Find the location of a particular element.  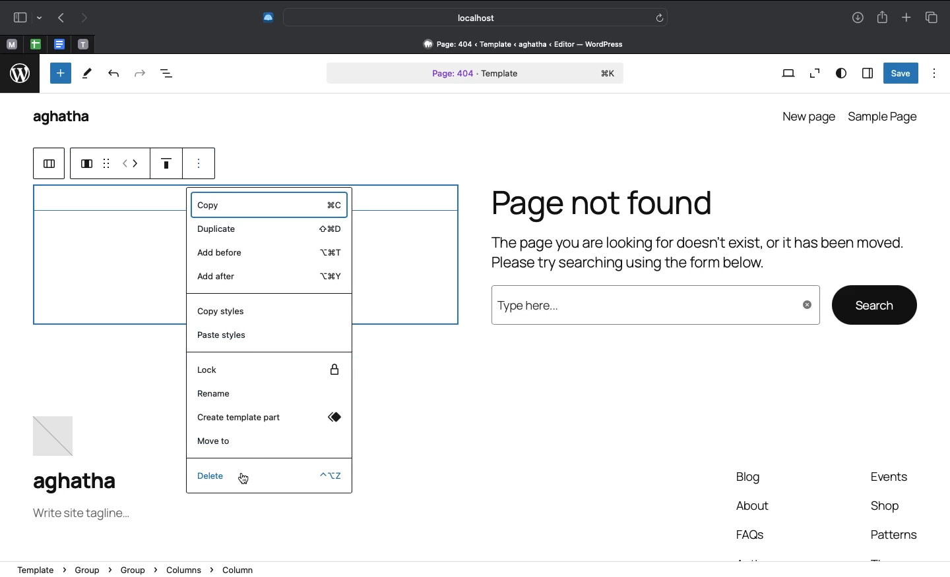

Options is located at coordinates (935, 73).